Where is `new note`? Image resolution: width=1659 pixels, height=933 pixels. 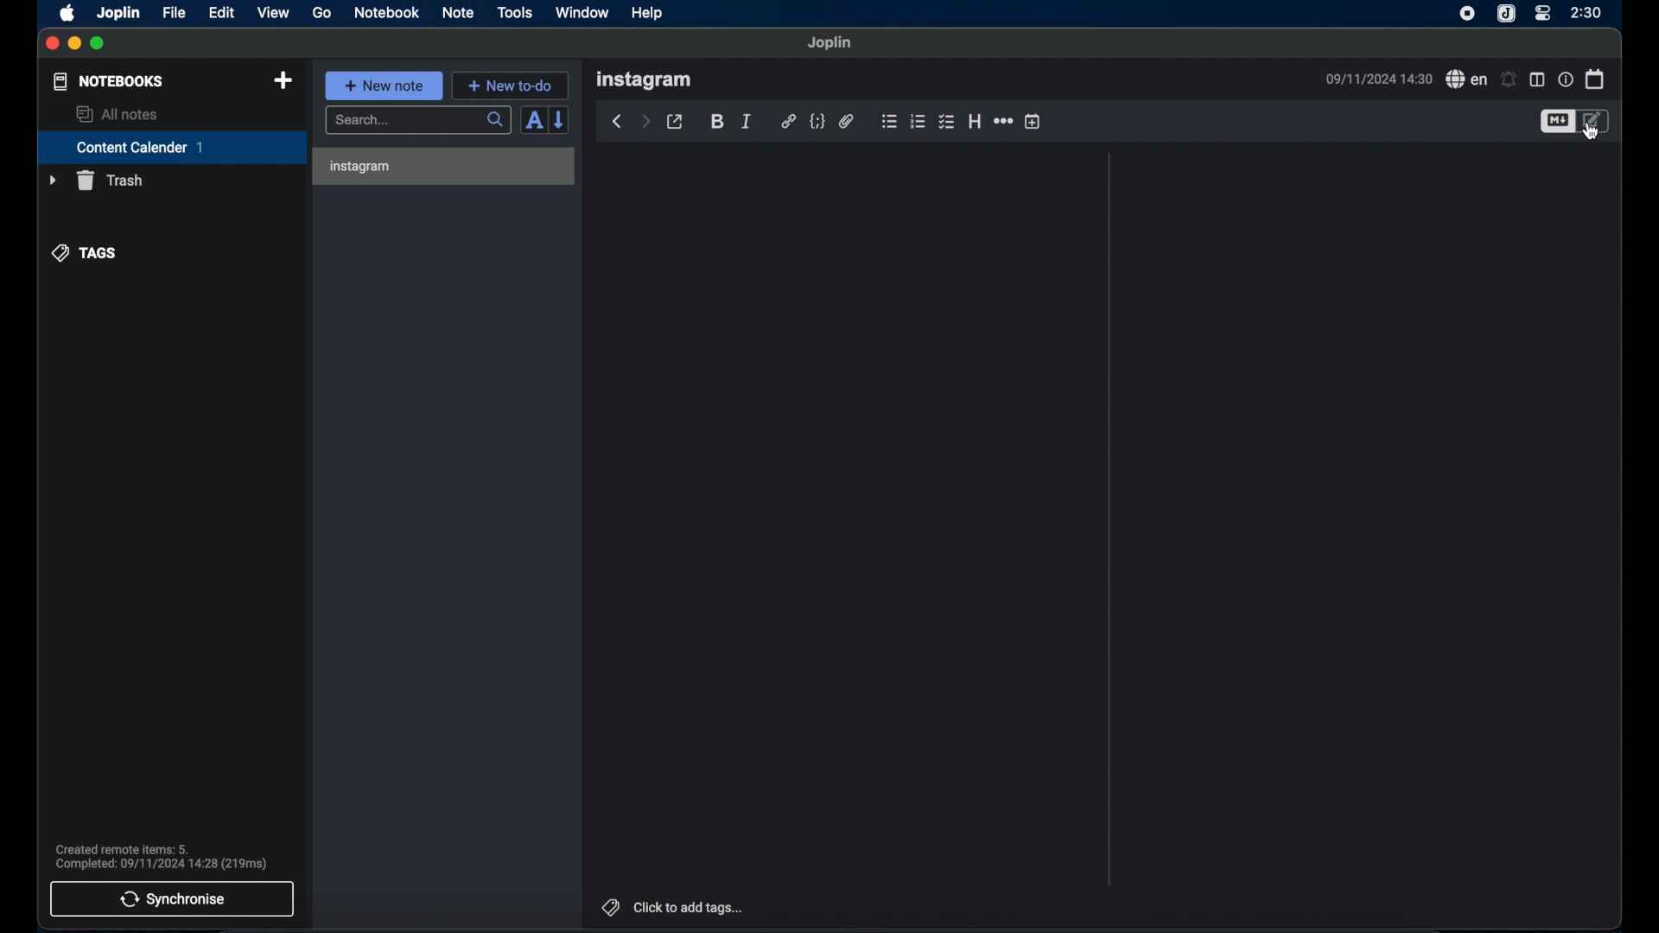 new note is located at coordinates (385, 86).